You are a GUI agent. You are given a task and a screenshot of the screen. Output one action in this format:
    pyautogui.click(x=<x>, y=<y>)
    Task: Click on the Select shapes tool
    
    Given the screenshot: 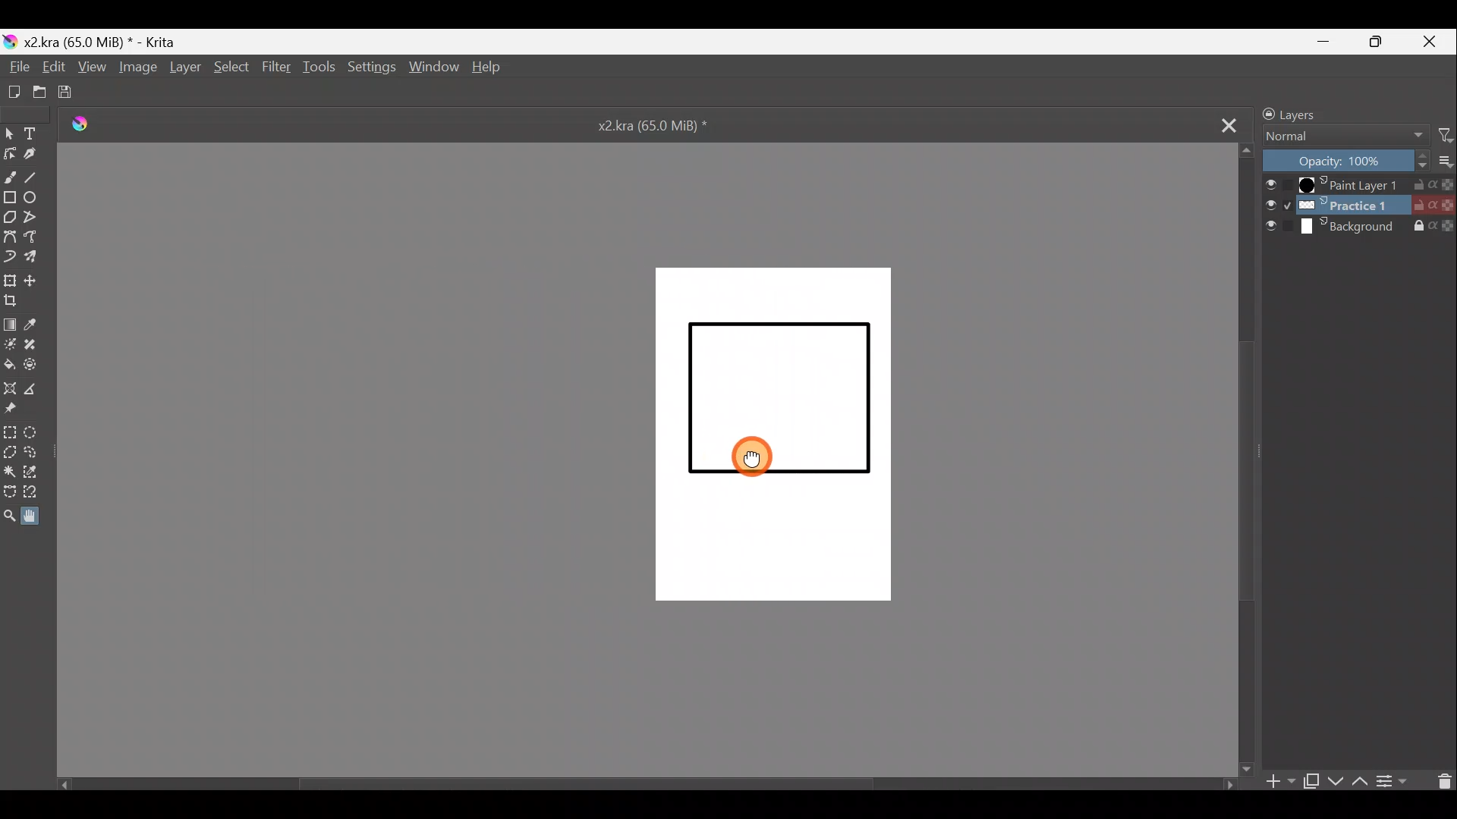 What is the action you would take?
    pyautogui.click(x=9, y=134)
    